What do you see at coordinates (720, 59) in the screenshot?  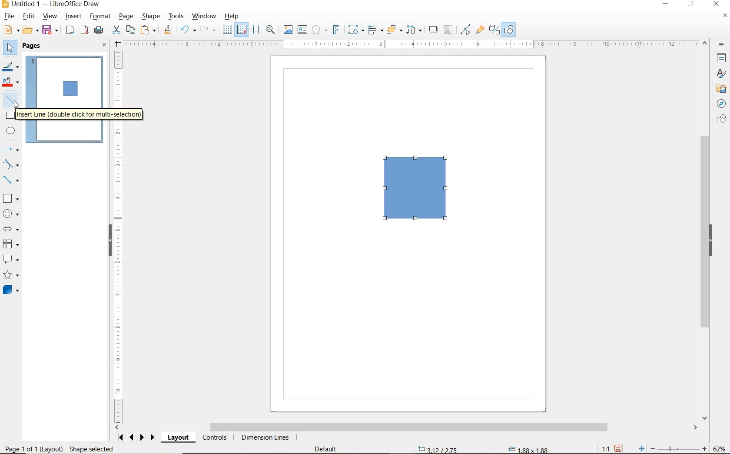 I see `PROPERTIES` at bounding box center [720, 59].